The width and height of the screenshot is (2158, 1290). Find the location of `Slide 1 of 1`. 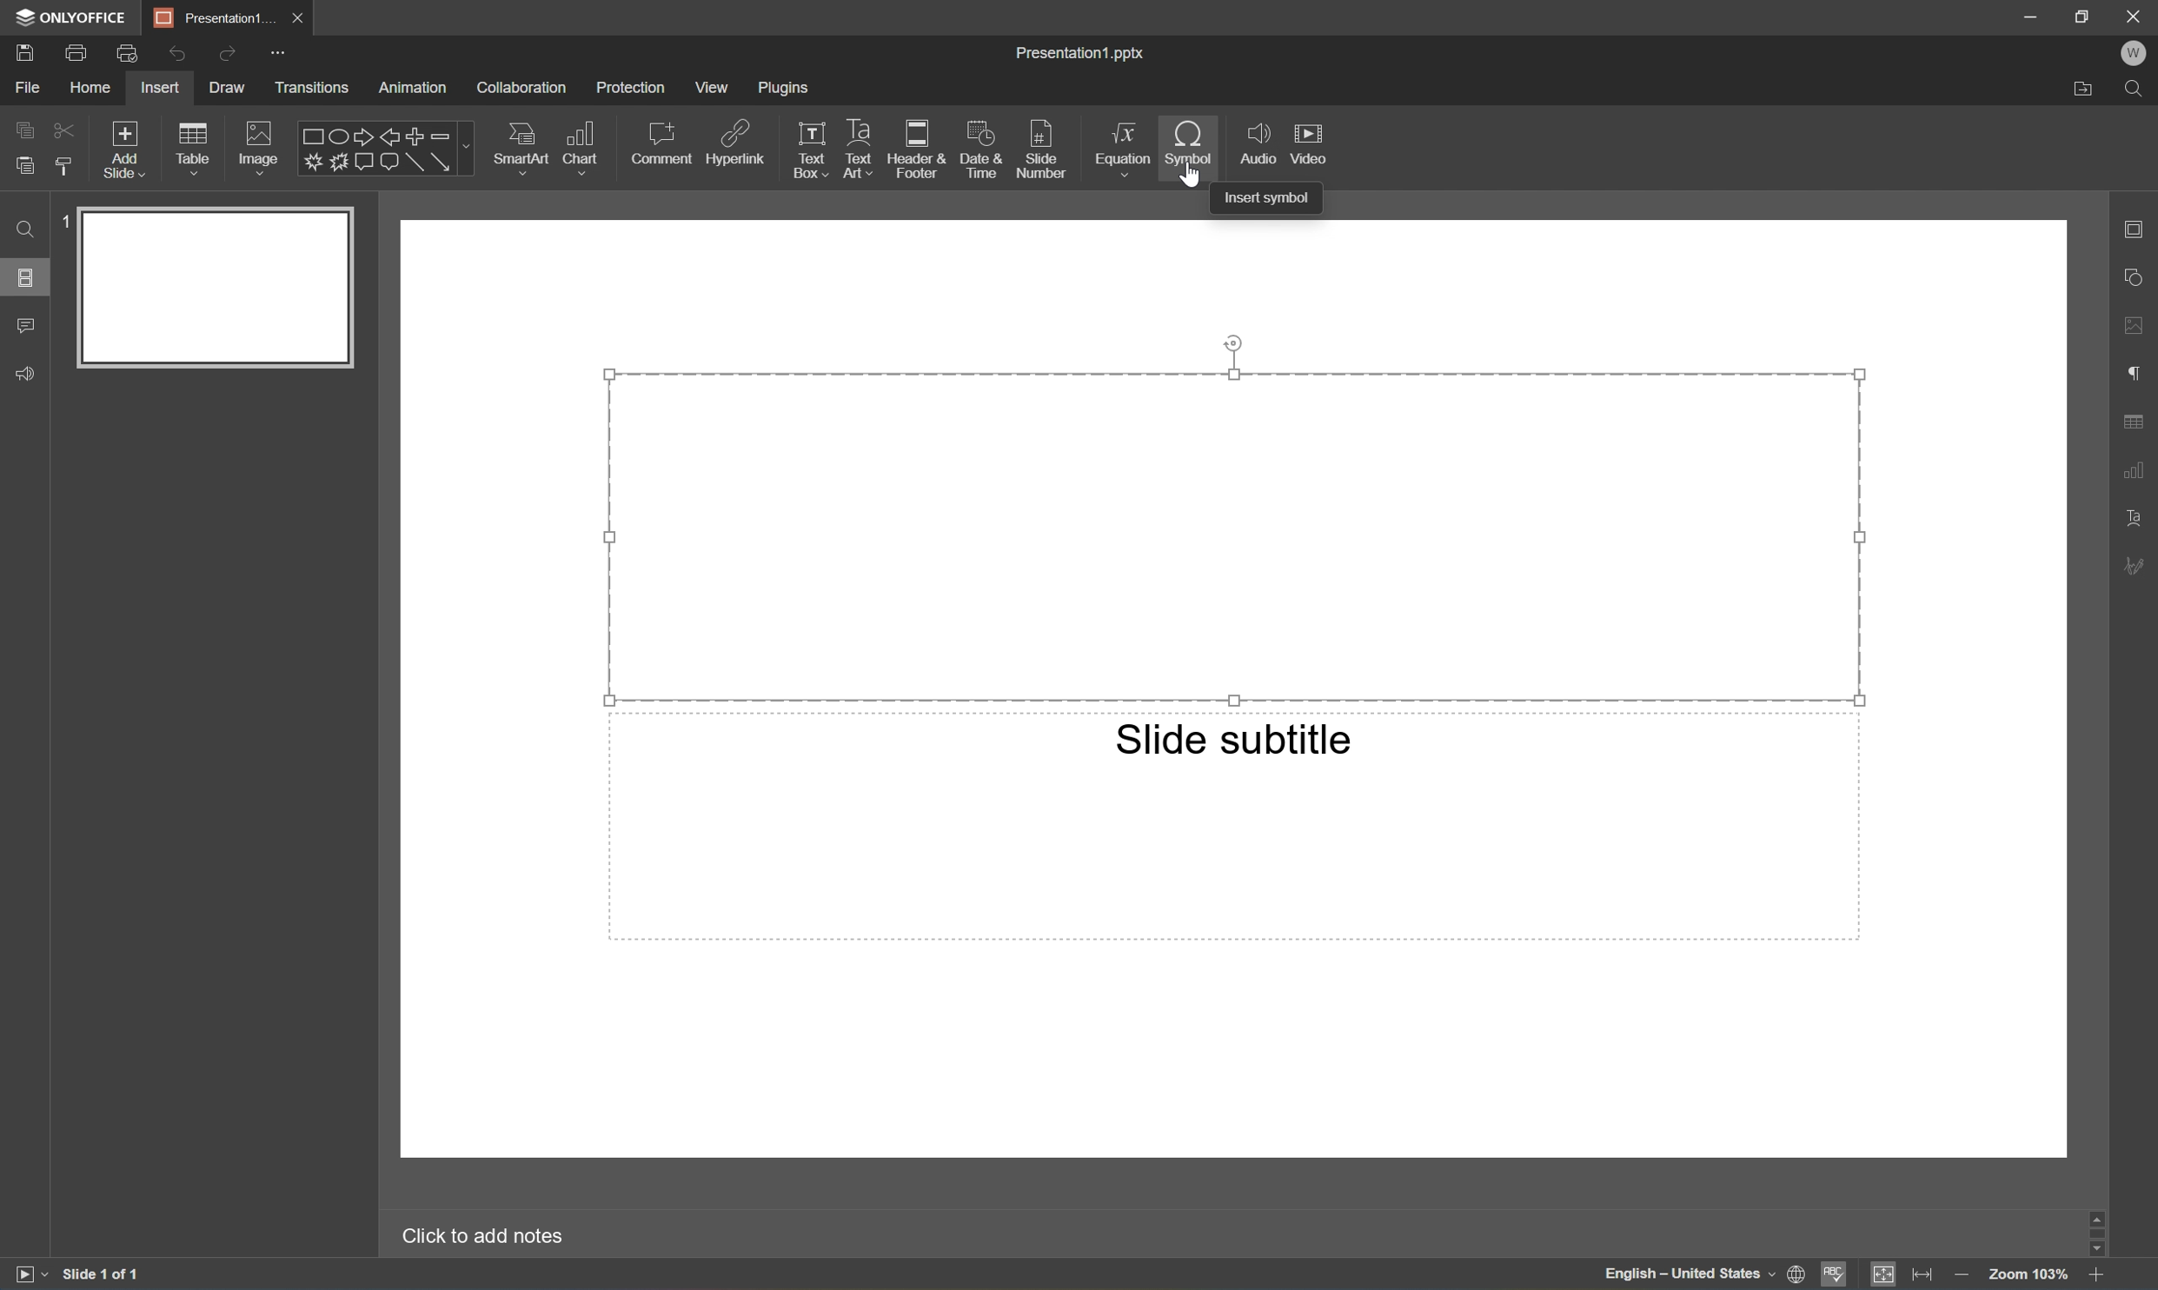

Slide 1 of 1 is located at coordinates (122, 1269).